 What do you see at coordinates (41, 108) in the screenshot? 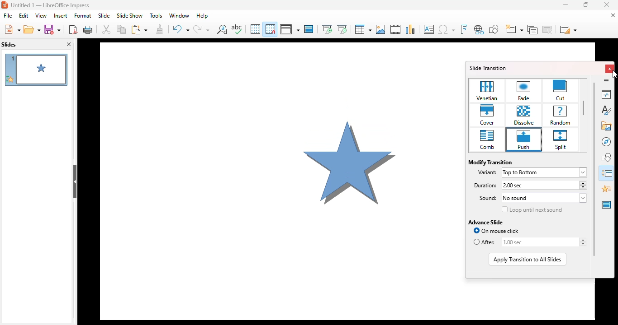
I see `title` at bounding box center [41, 108].